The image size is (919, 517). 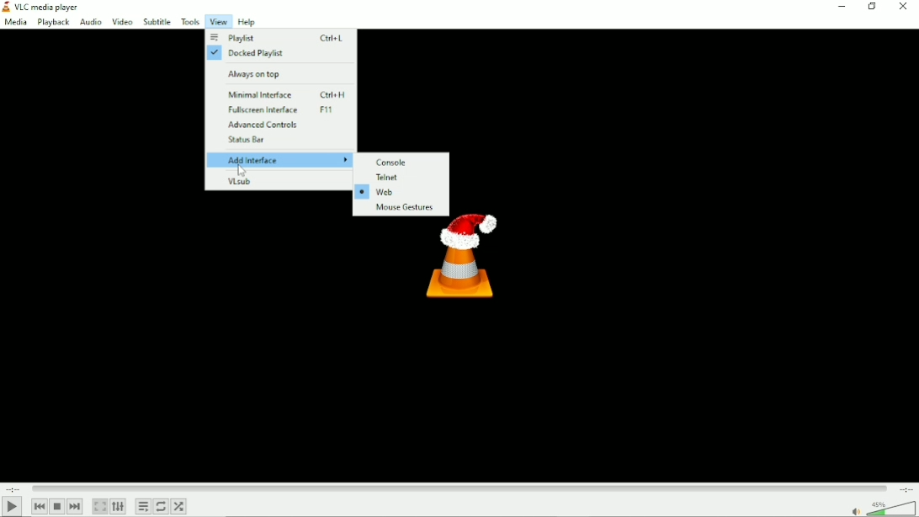 What do you see at coordinates (396, 162) in the screenshot?
I see `Console` at bounding box center [396, 162].